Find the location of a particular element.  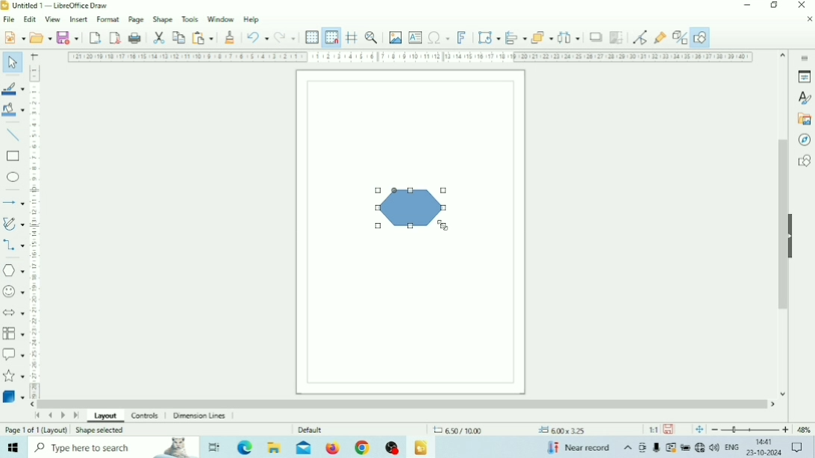

Styles is located at coordinates (804, 98).